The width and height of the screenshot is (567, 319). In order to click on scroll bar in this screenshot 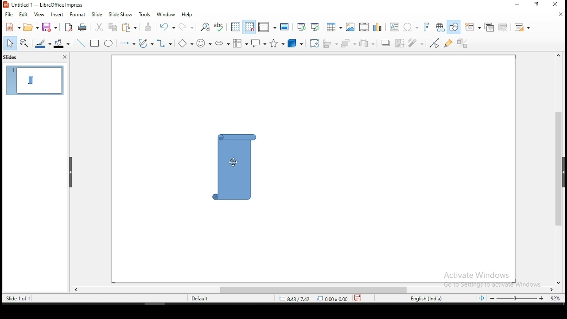, I will do `click(311, 288)`.